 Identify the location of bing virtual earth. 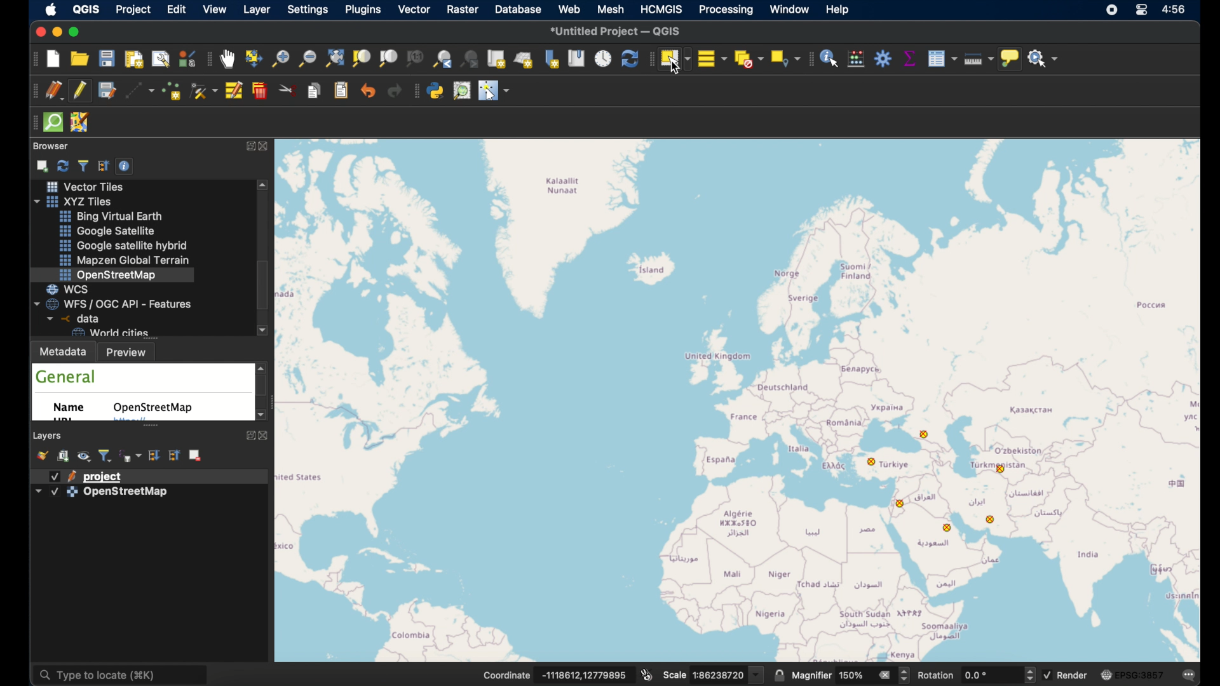
(114, 217).